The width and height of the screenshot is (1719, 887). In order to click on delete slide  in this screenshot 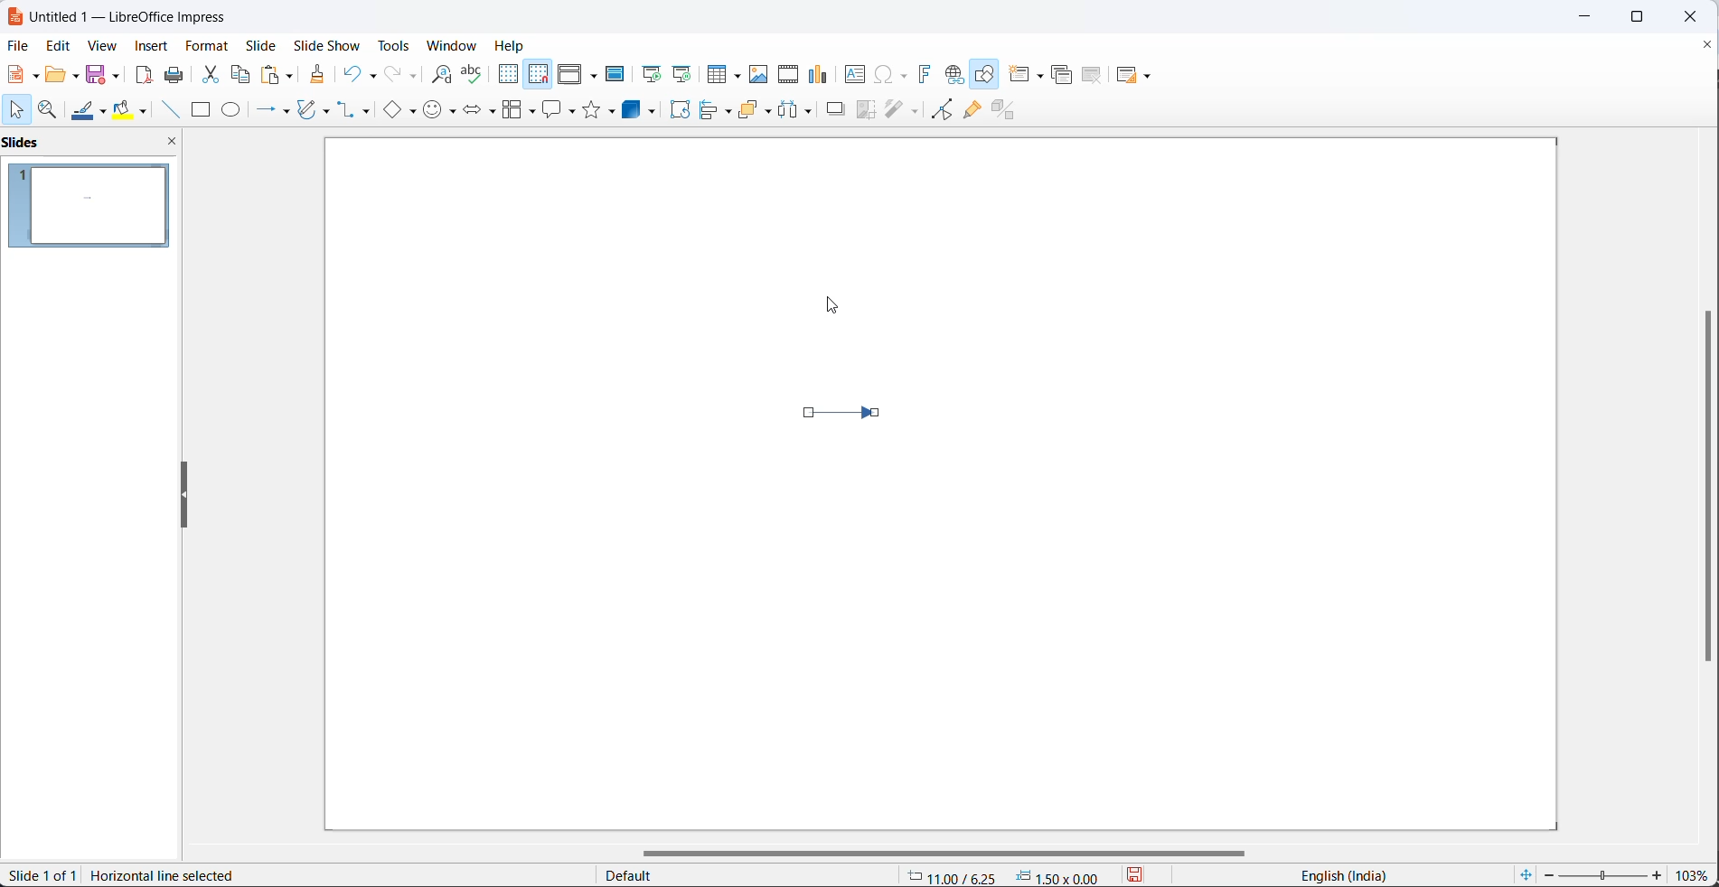, I will do `click(1092, 76)`.